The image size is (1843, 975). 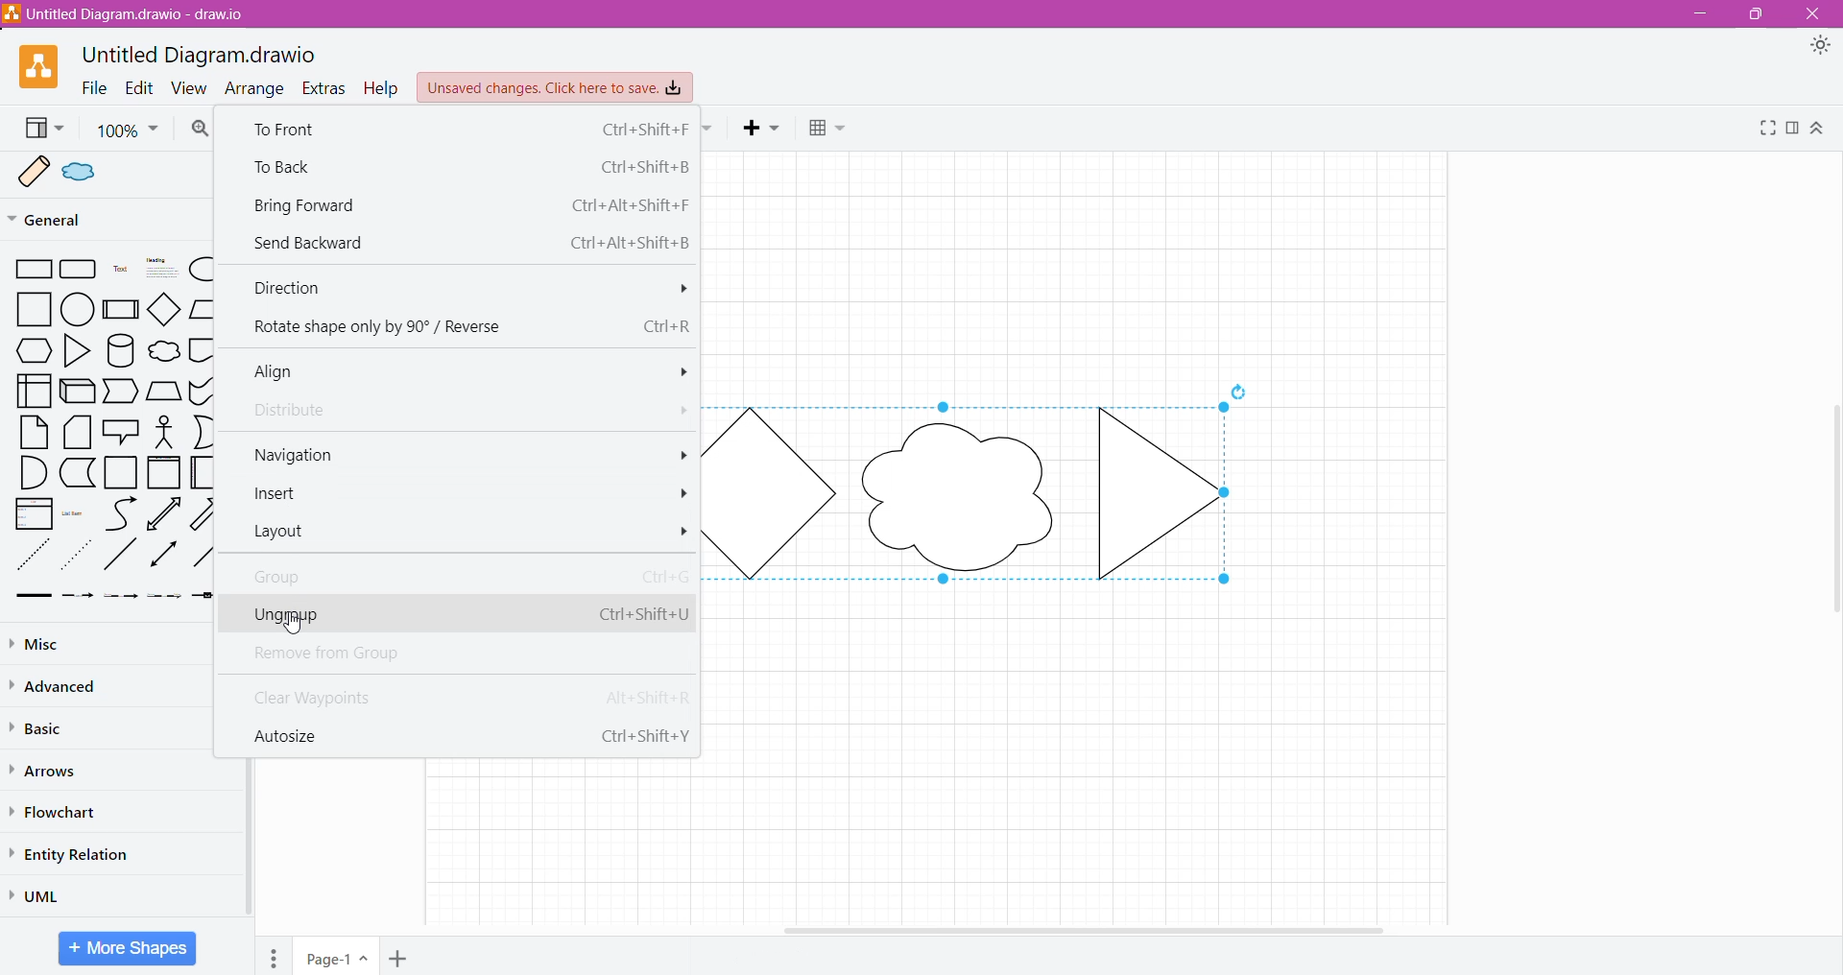 I want to click on Untitled Diagram.drawio, so click(x=198, y=52).